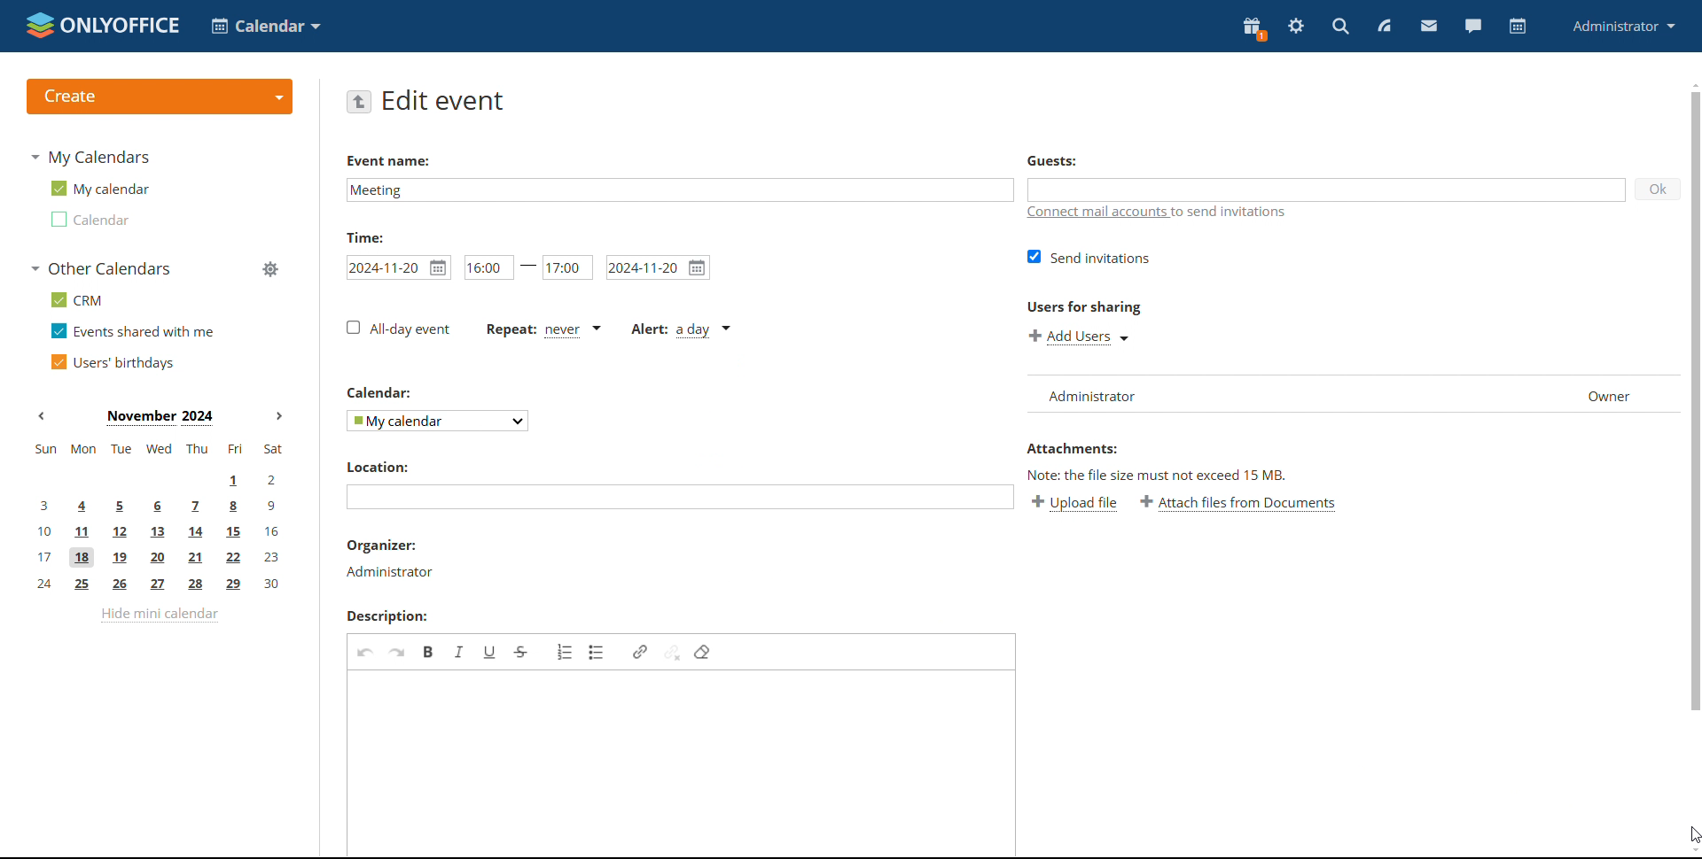  What do you see at coordinates (99, 268) in the screenshot?
I see `other calendars` at bounding box center [99, 268].